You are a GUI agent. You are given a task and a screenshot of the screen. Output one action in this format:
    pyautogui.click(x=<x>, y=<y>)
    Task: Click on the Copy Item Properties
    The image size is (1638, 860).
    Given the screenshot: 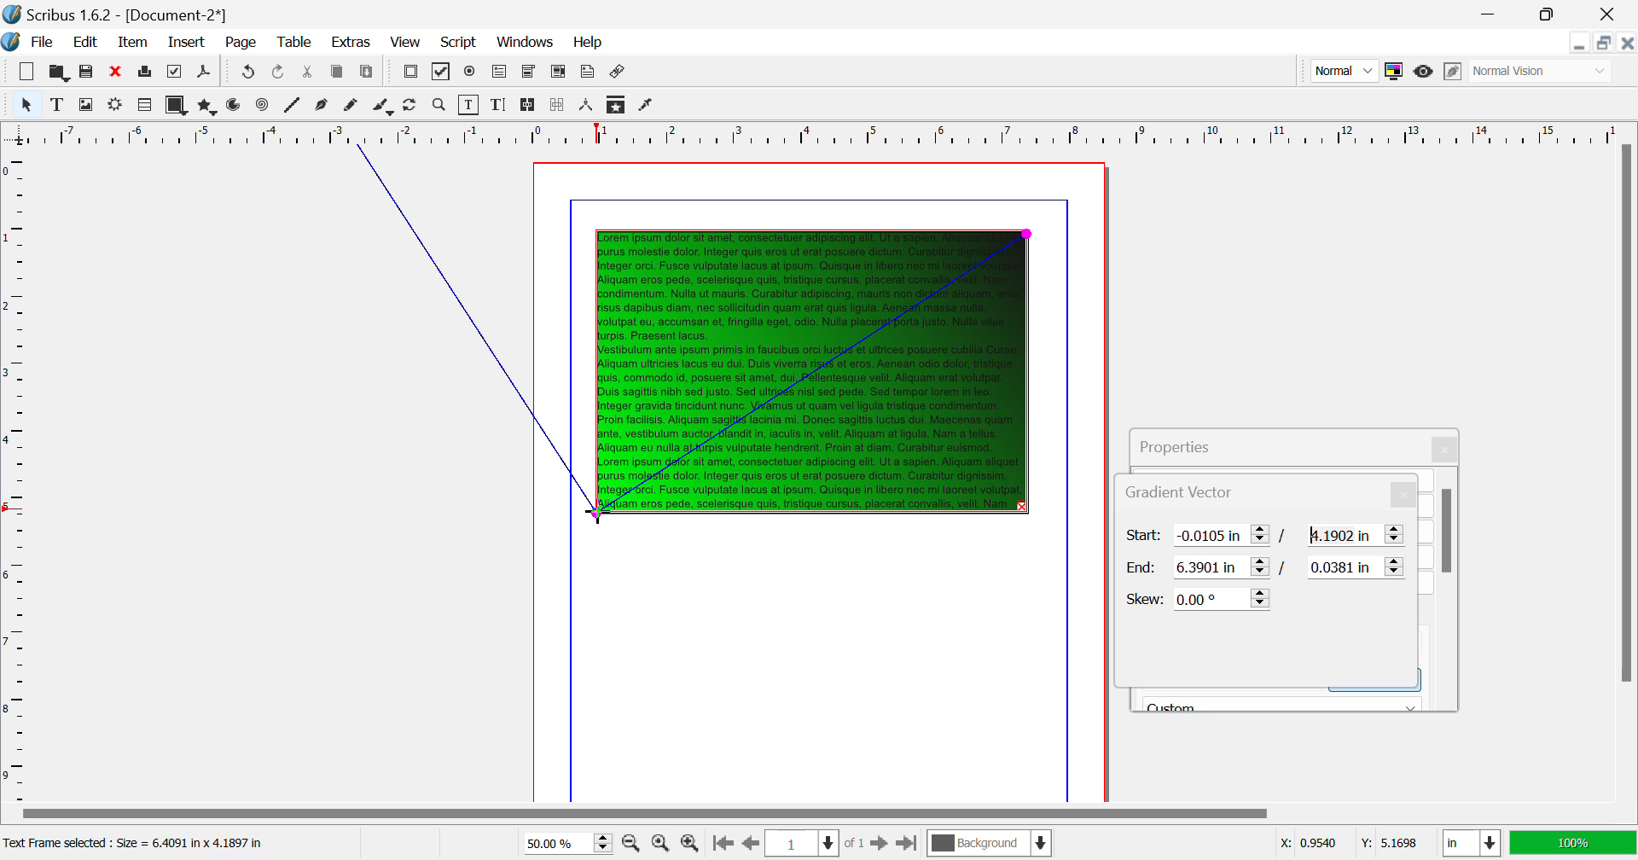 What is the action you would take?
    pyautogui.click(x=618, y=104)
    